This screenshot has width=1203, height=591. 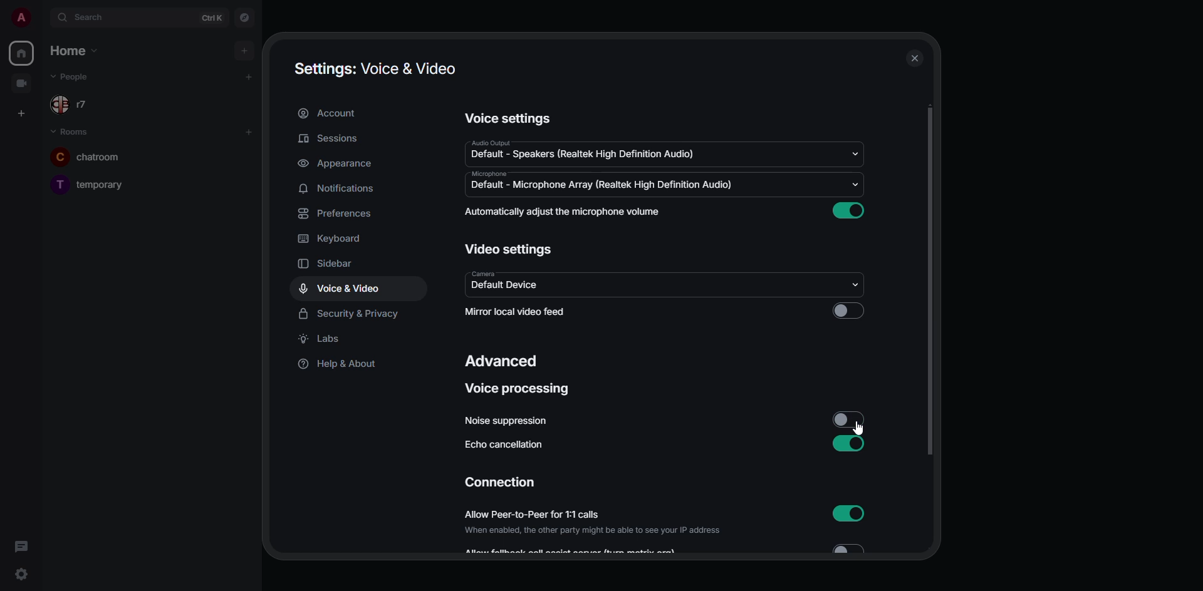 What do you see at coordinates (71, 50) in the screenshot?
I see `home` at bounding box center [71, 50].